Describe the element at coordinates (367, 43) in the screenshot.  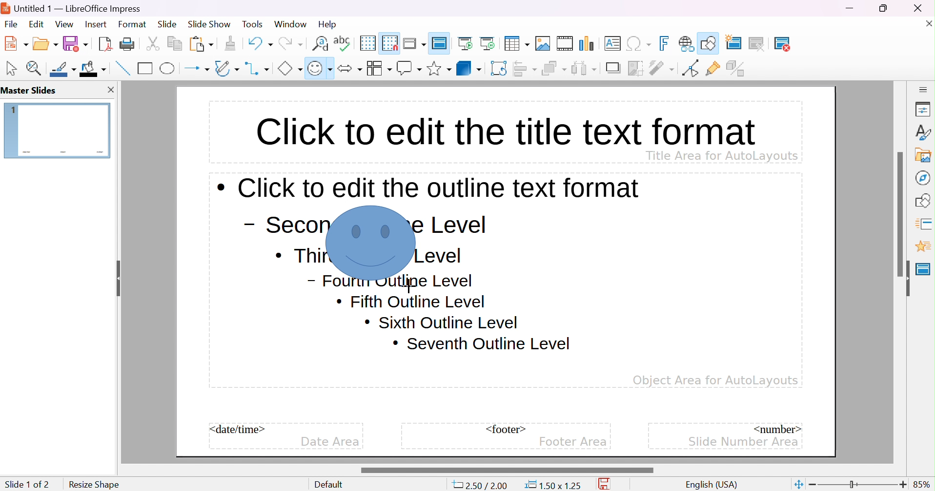
I see `display grid` at that location.